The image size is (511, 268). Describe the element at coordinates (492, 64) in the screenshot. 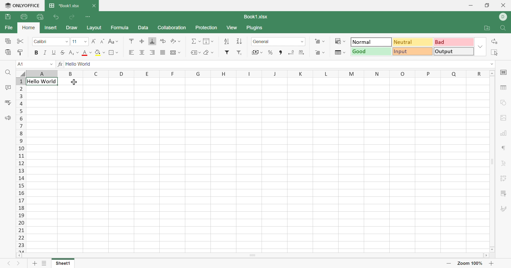

I see `Drop down` at that location.